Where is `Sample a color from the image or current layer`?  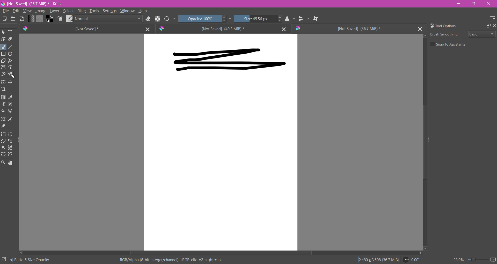 Sample a color from the image or current layer is located at coordinates (12, 97).